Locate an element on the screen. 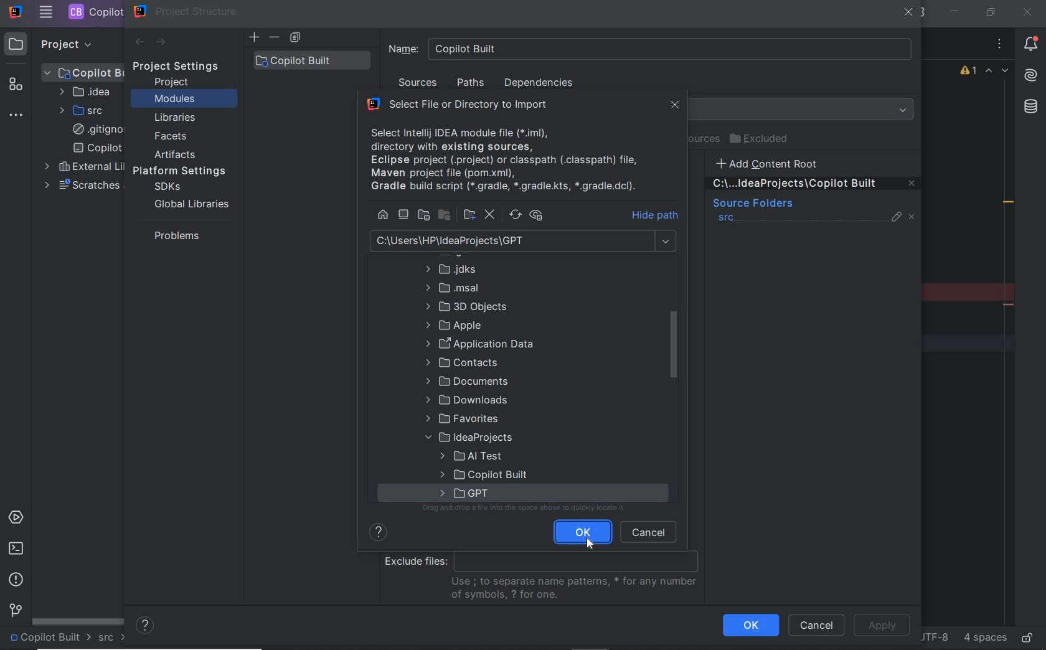 This screenshot has height=650, width=1046. .gitignore is located at coordinates (95, 130).